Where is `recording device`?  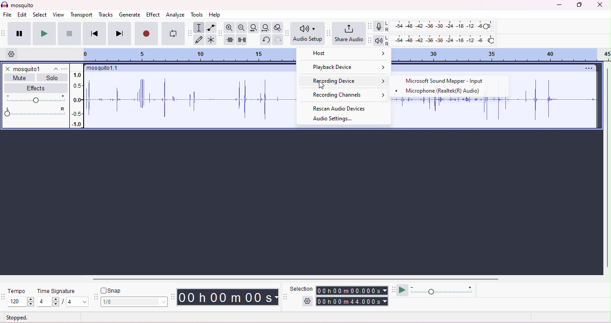
recording device is located at coordinates (347, 81).